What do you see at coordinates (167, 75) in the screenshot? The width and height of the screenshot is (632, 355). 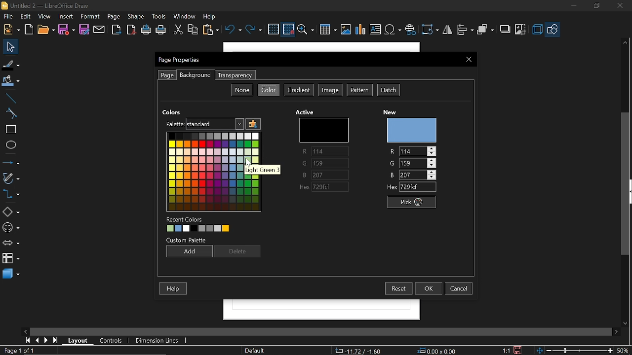 I see `Page` at bounding box center [167, 75].